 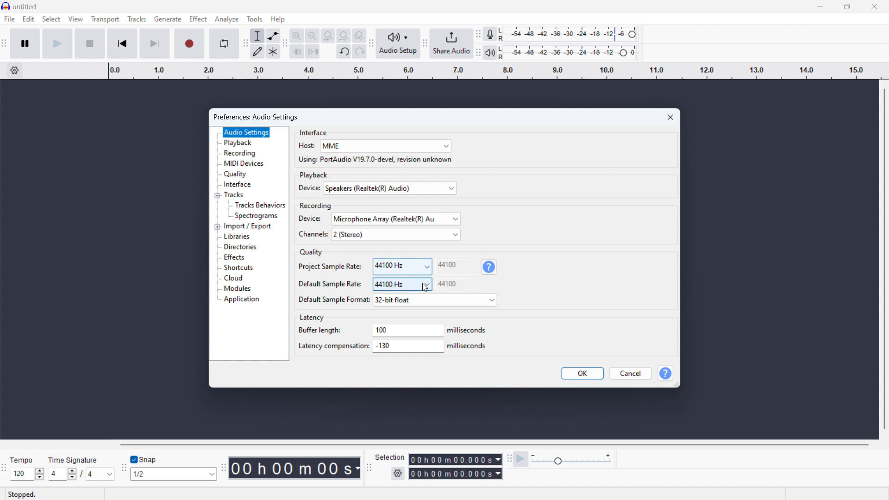 I want to click on toggle zoom, so click(x=359, y=35).